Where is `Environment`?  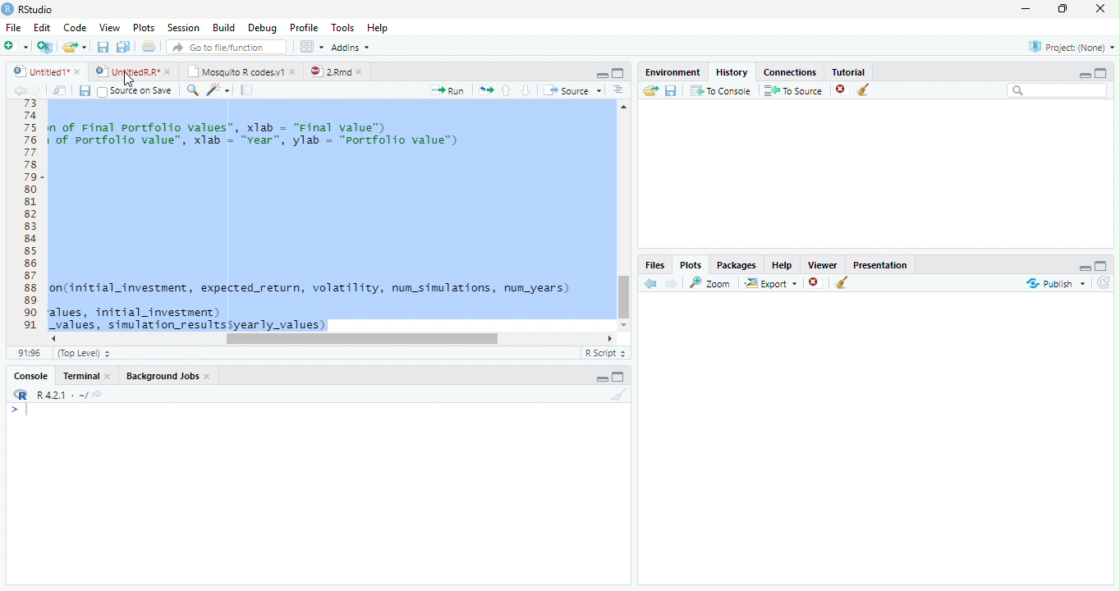 Environment is located at coordinates (672, 70).